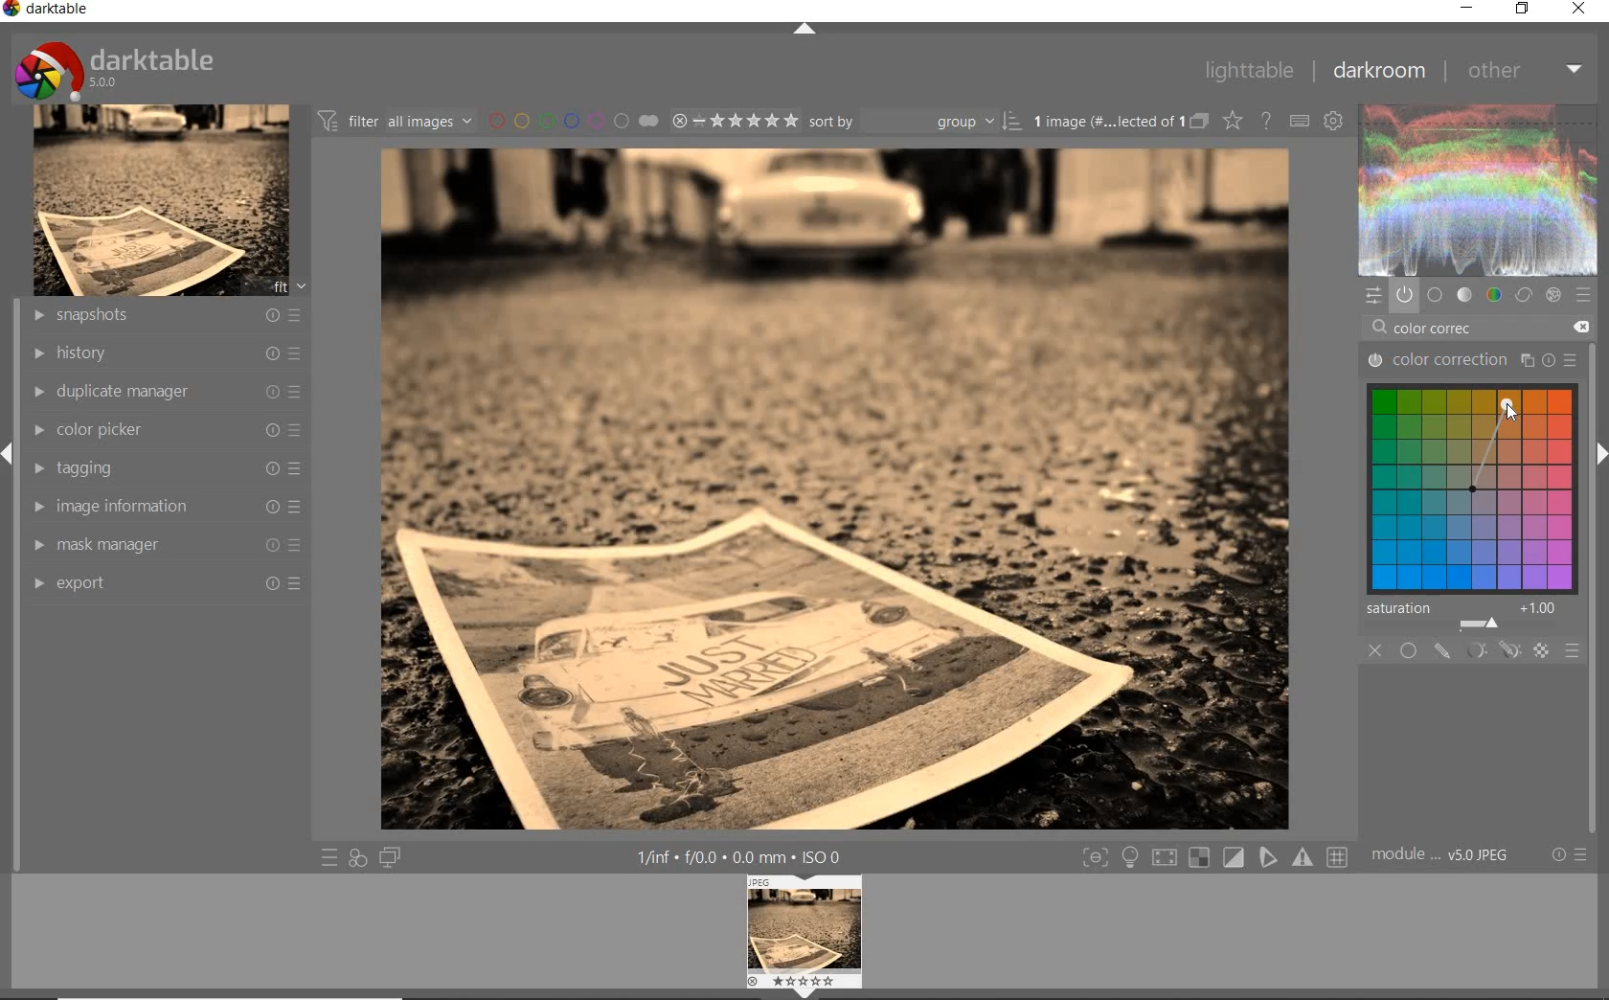 The height and width of the screenshot is (1000, 1609). Describe the element at coordinates (161, 201) in the screenshot. I see `image` at that location.